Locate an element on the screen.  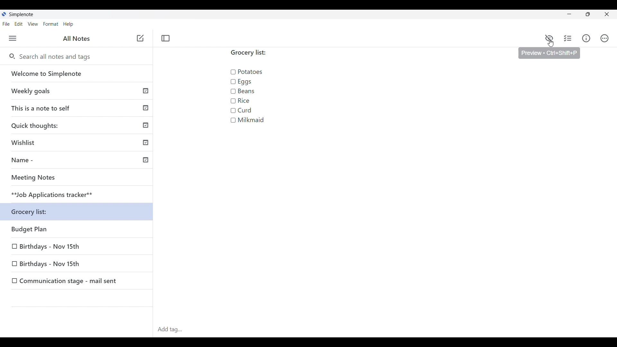
Communication stage - mail sent is located at coordinates (77, 281).